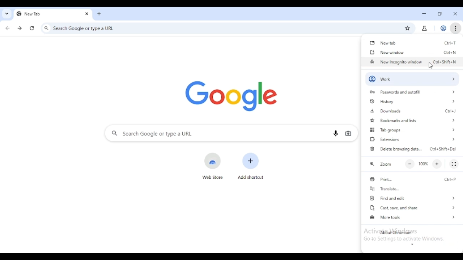  What do you see at coordinates (336, 133) in the screenshot?
I see `search by voice` at bounding box center [336, 133].